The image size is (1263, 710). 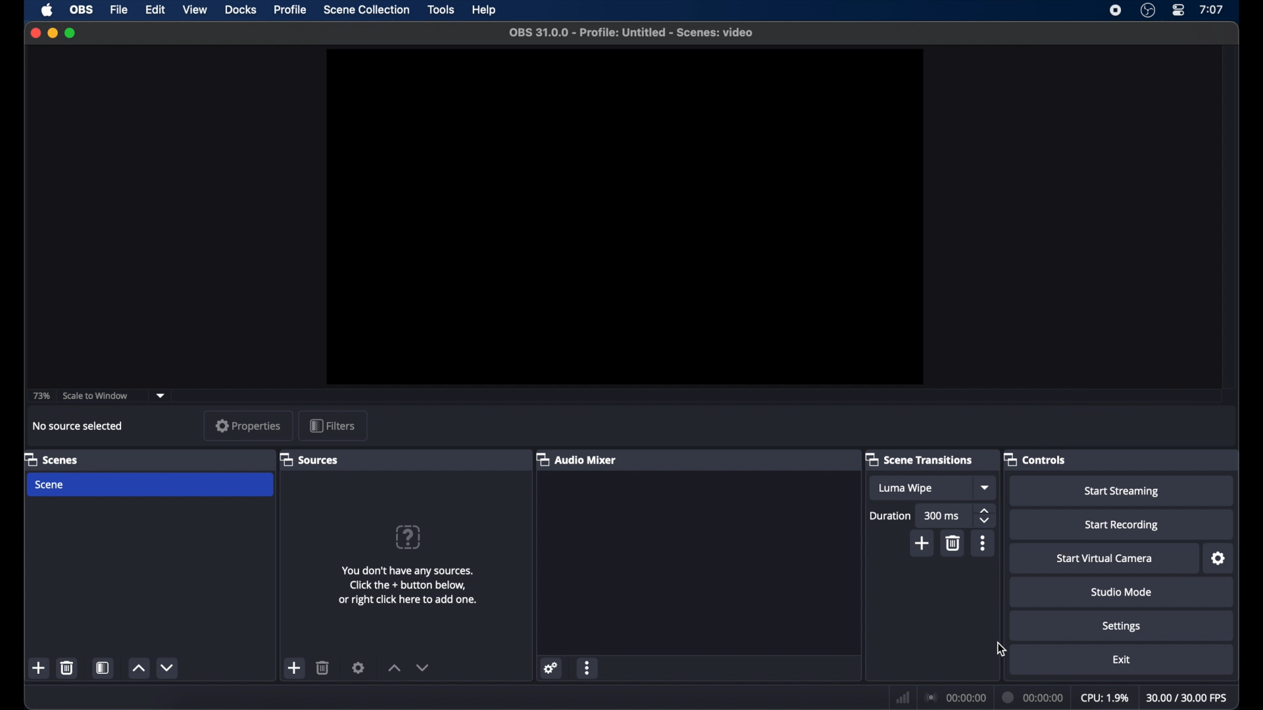 I want to click on controls, so click(x=1037, y=460).